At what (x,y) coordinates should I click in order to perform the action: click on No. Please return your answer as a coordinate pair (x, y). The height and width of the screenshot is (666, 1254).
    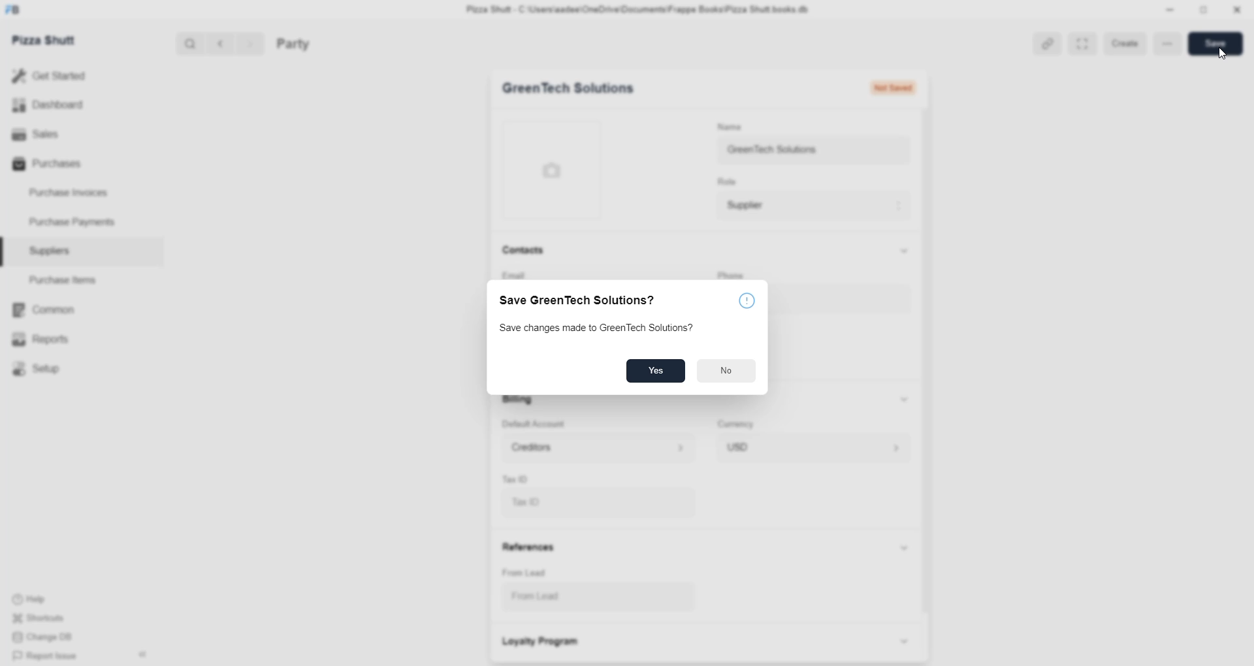
    Looking at the image, I should click on (725, 371).